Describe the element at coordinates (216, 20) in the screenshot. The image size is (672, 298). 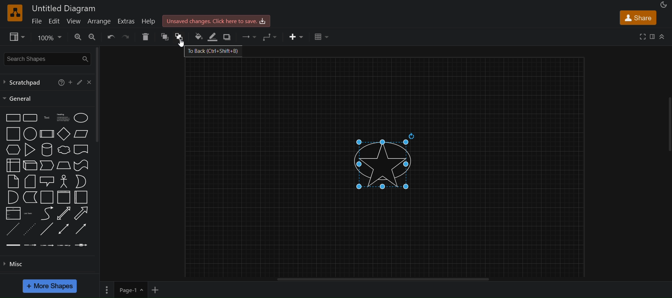
I see `click here to to save` at that location.